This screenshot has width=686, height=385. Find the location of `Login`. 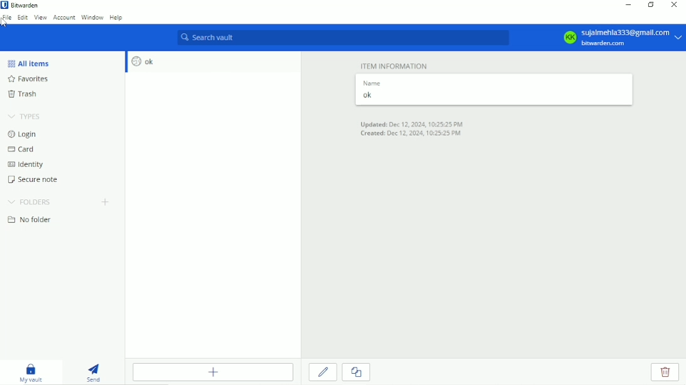

Login is located at coordinates (23, 134).